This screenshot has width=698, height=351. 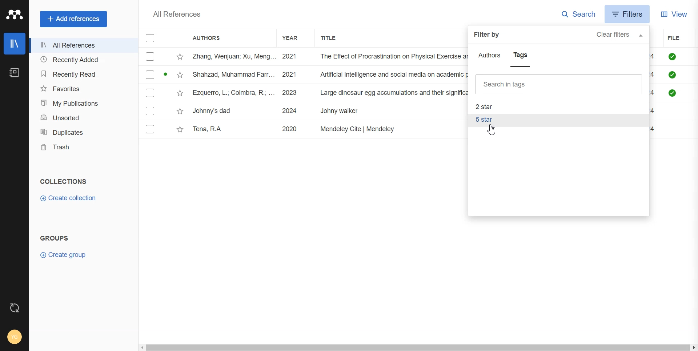 What do you see at coordinates (670, 38) in the screenshot?
I see `File` at bounding box center [670, 38].